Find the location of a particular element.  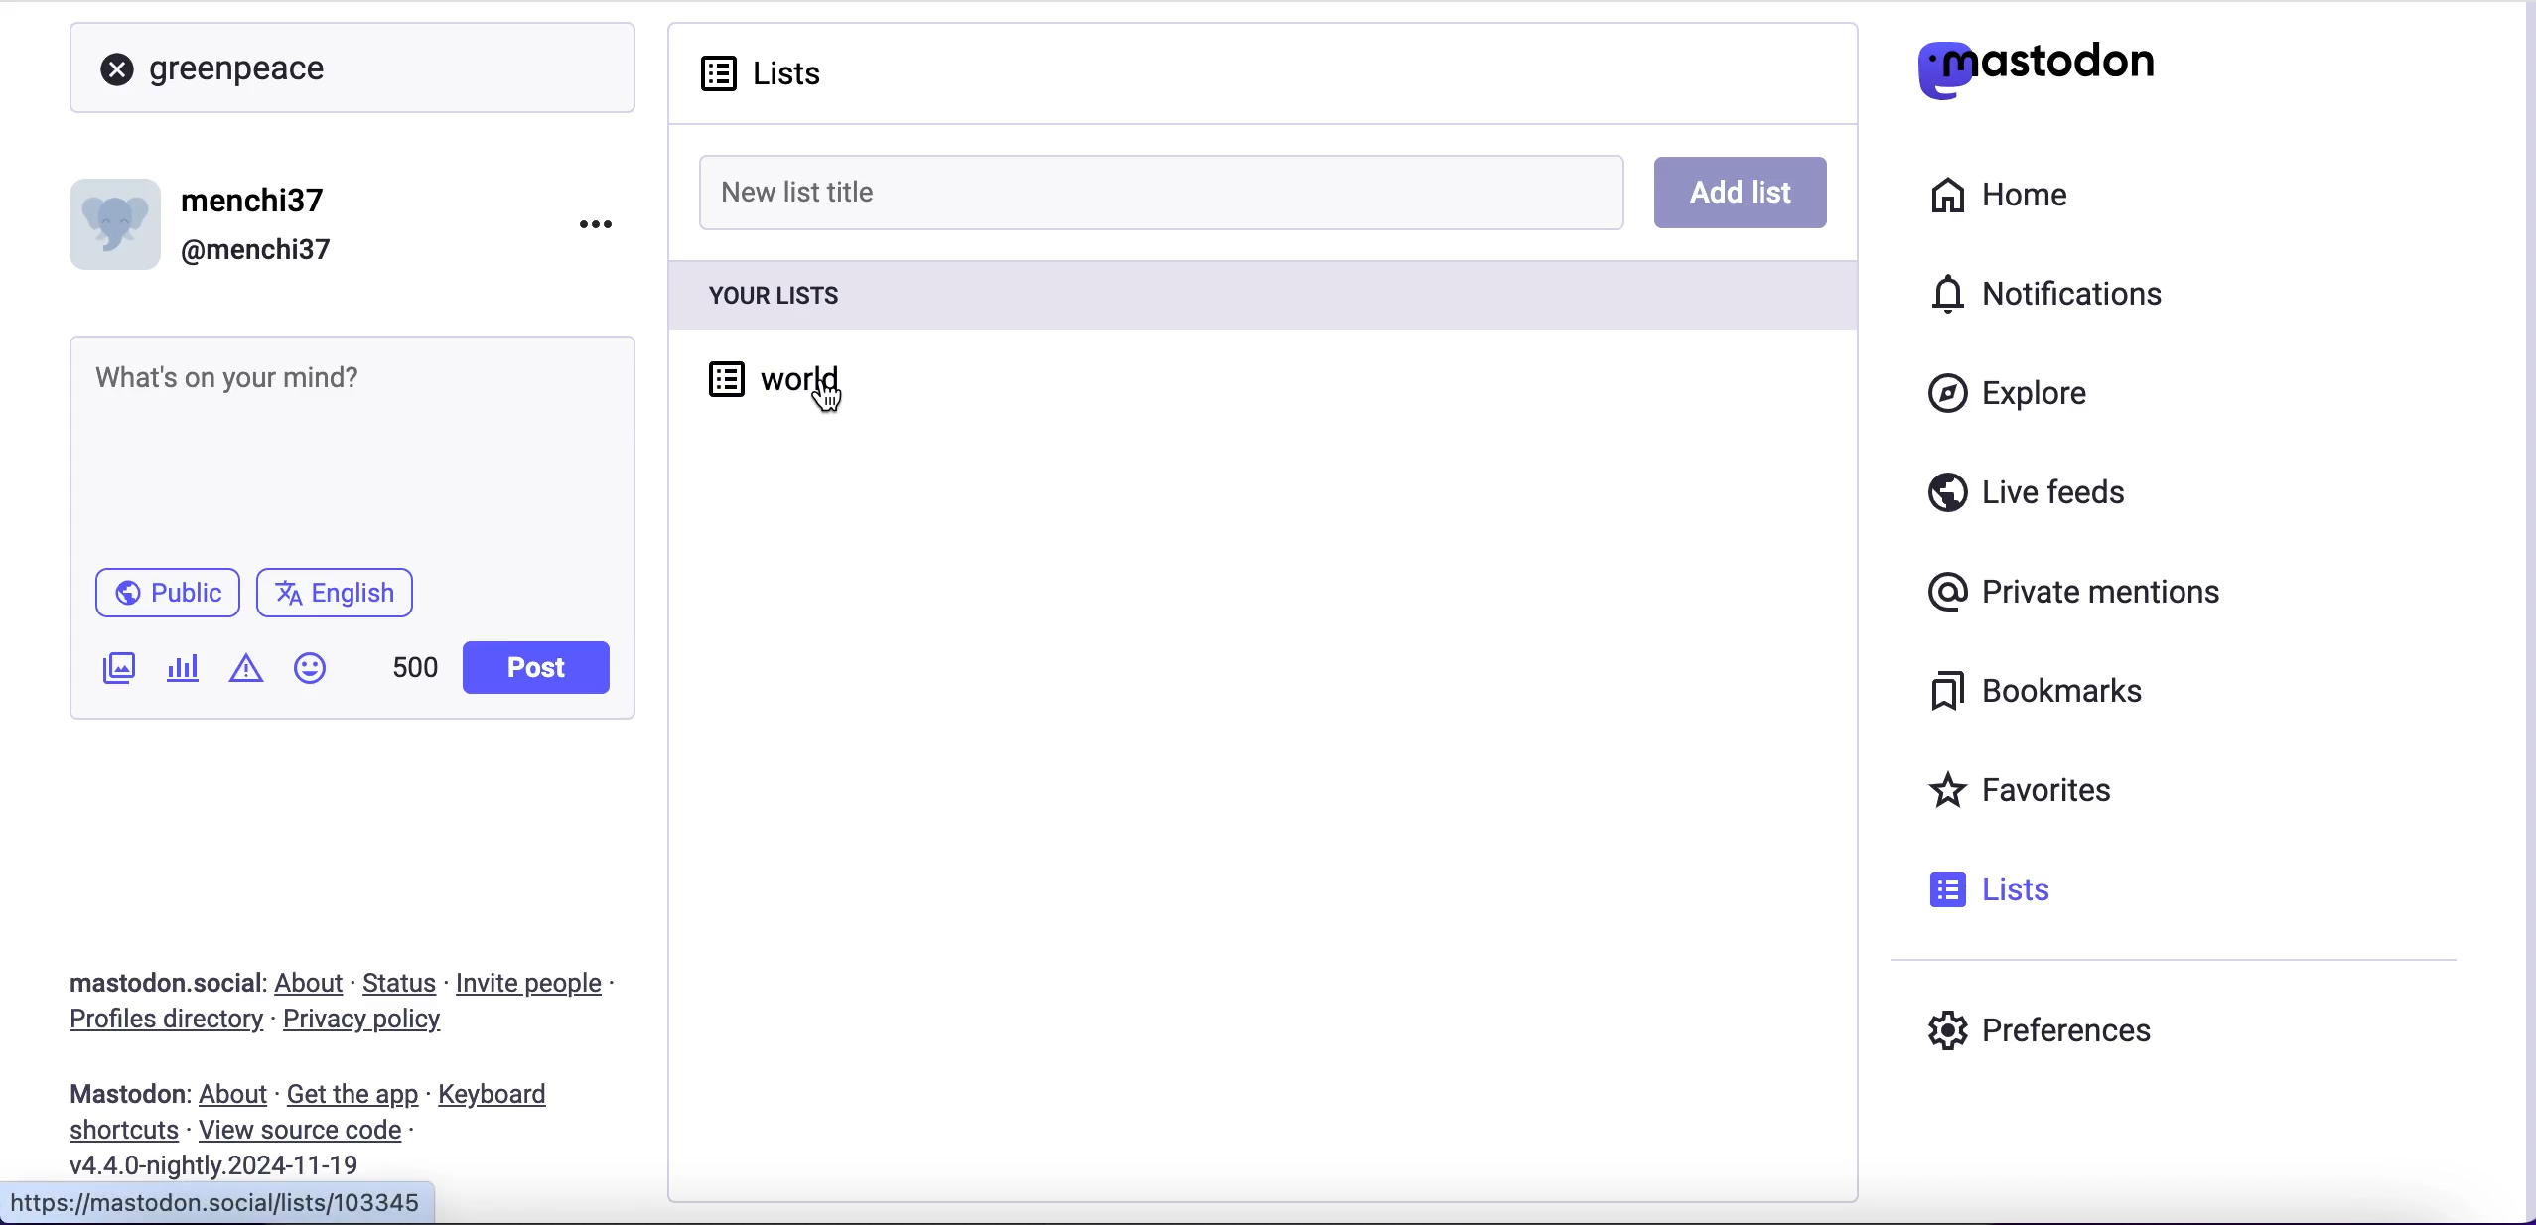

close is located at coordinates (117, 70).